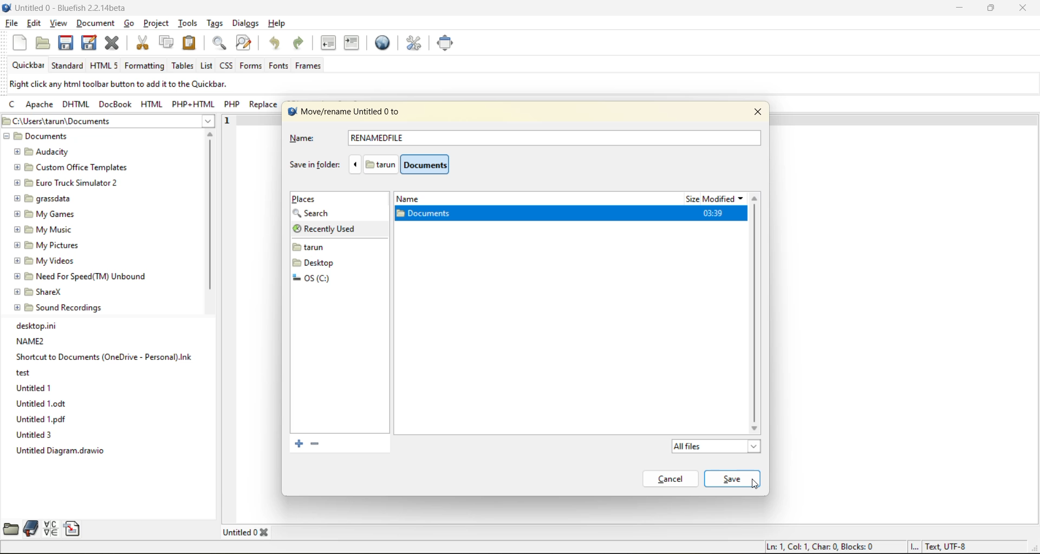  What do you see at coordinates (75, 105) in the screenshot?
I see `dhtml` at bounding box center [75, 105].